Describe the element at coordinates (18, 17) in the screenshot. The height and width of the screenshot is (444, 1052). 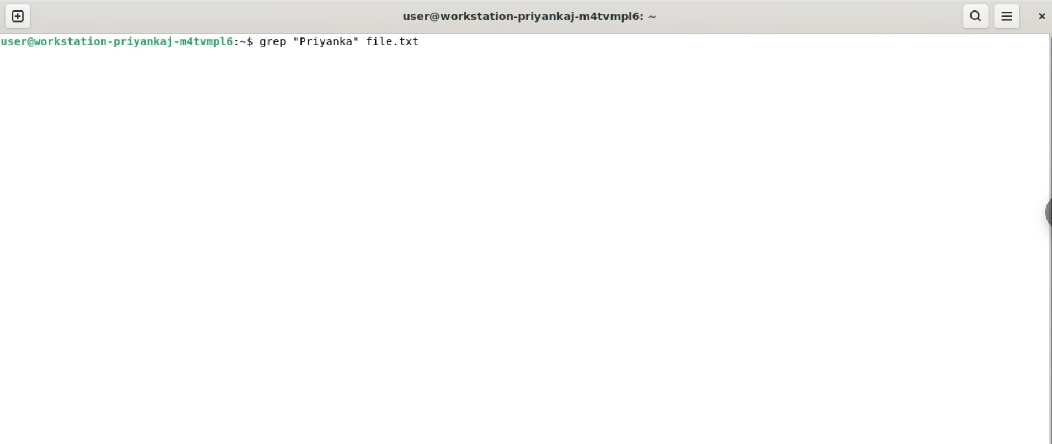
I see `new tab` at that location.